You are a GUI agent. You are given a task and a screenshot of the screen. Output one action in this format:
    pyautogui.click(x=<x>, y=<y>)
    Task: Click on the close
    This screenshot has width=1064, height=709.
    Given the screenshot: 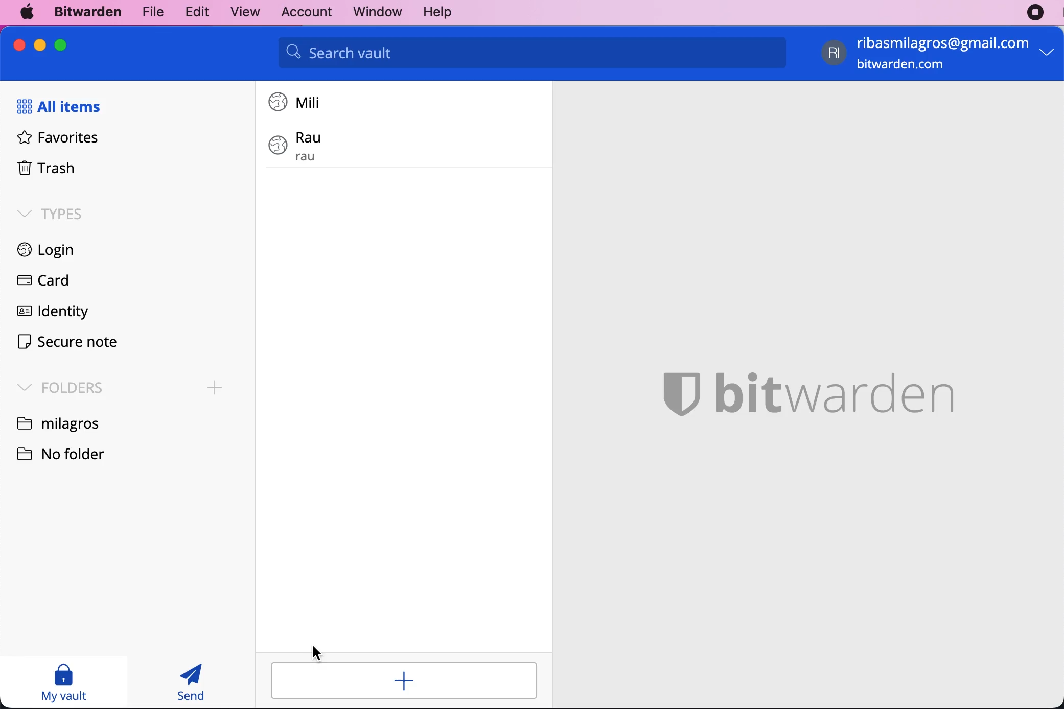 What is the action you would take?
    pyautogui.click(x=20, y=45)
    